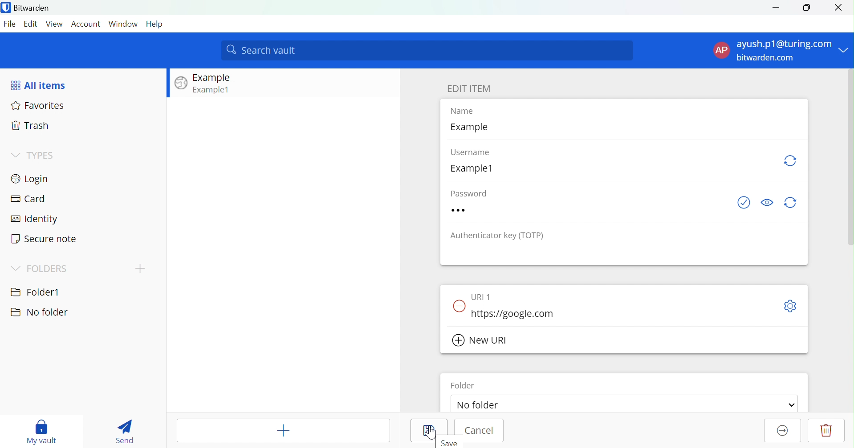  I want to click on Window, so click(123, 24).